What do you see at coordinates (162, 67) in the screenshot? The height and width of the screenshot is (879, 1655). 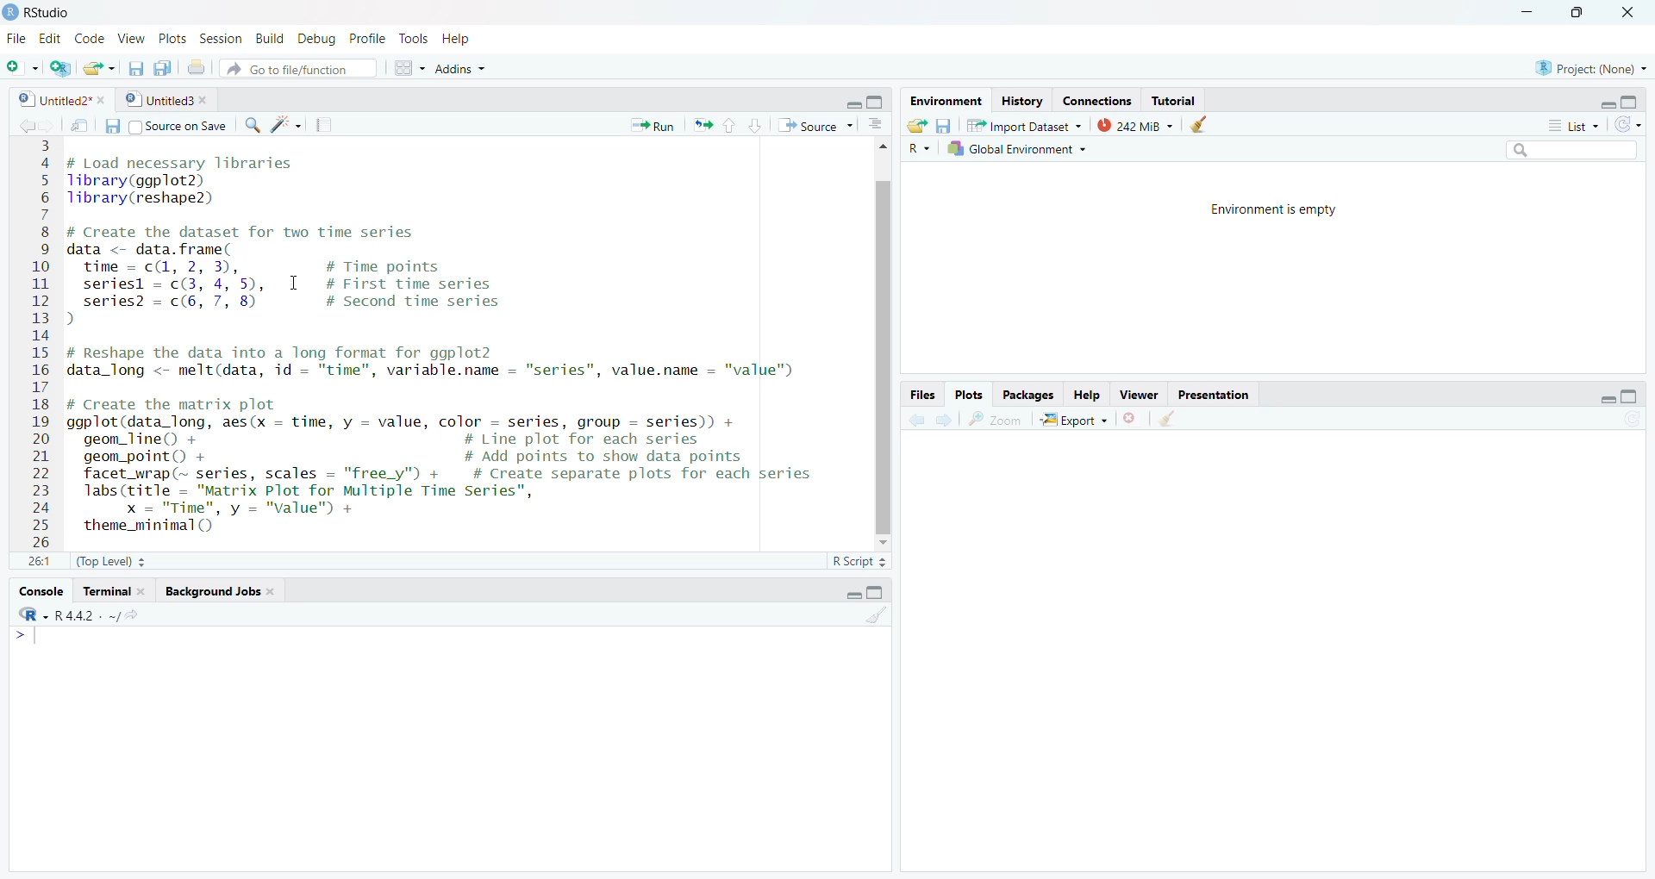 I see `save all open documents` at bounding box center [162, 67].